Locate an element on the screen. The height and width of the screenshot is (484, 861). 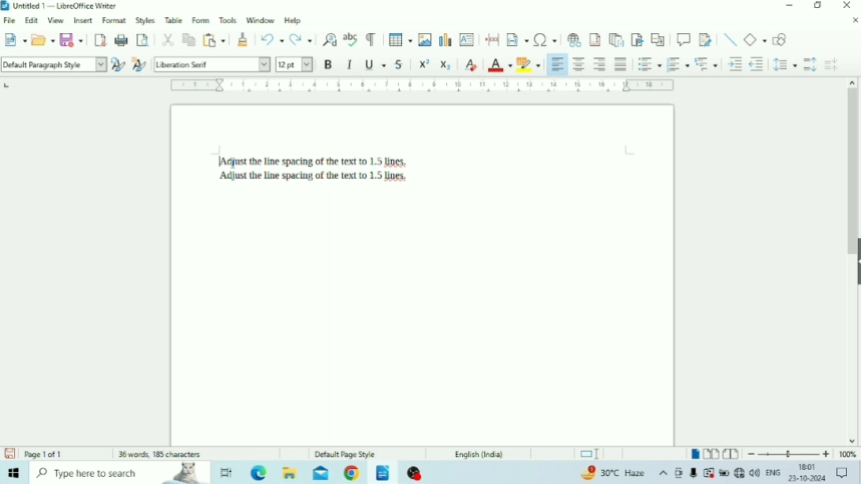
Superscript is located at coordinates (424, 64).